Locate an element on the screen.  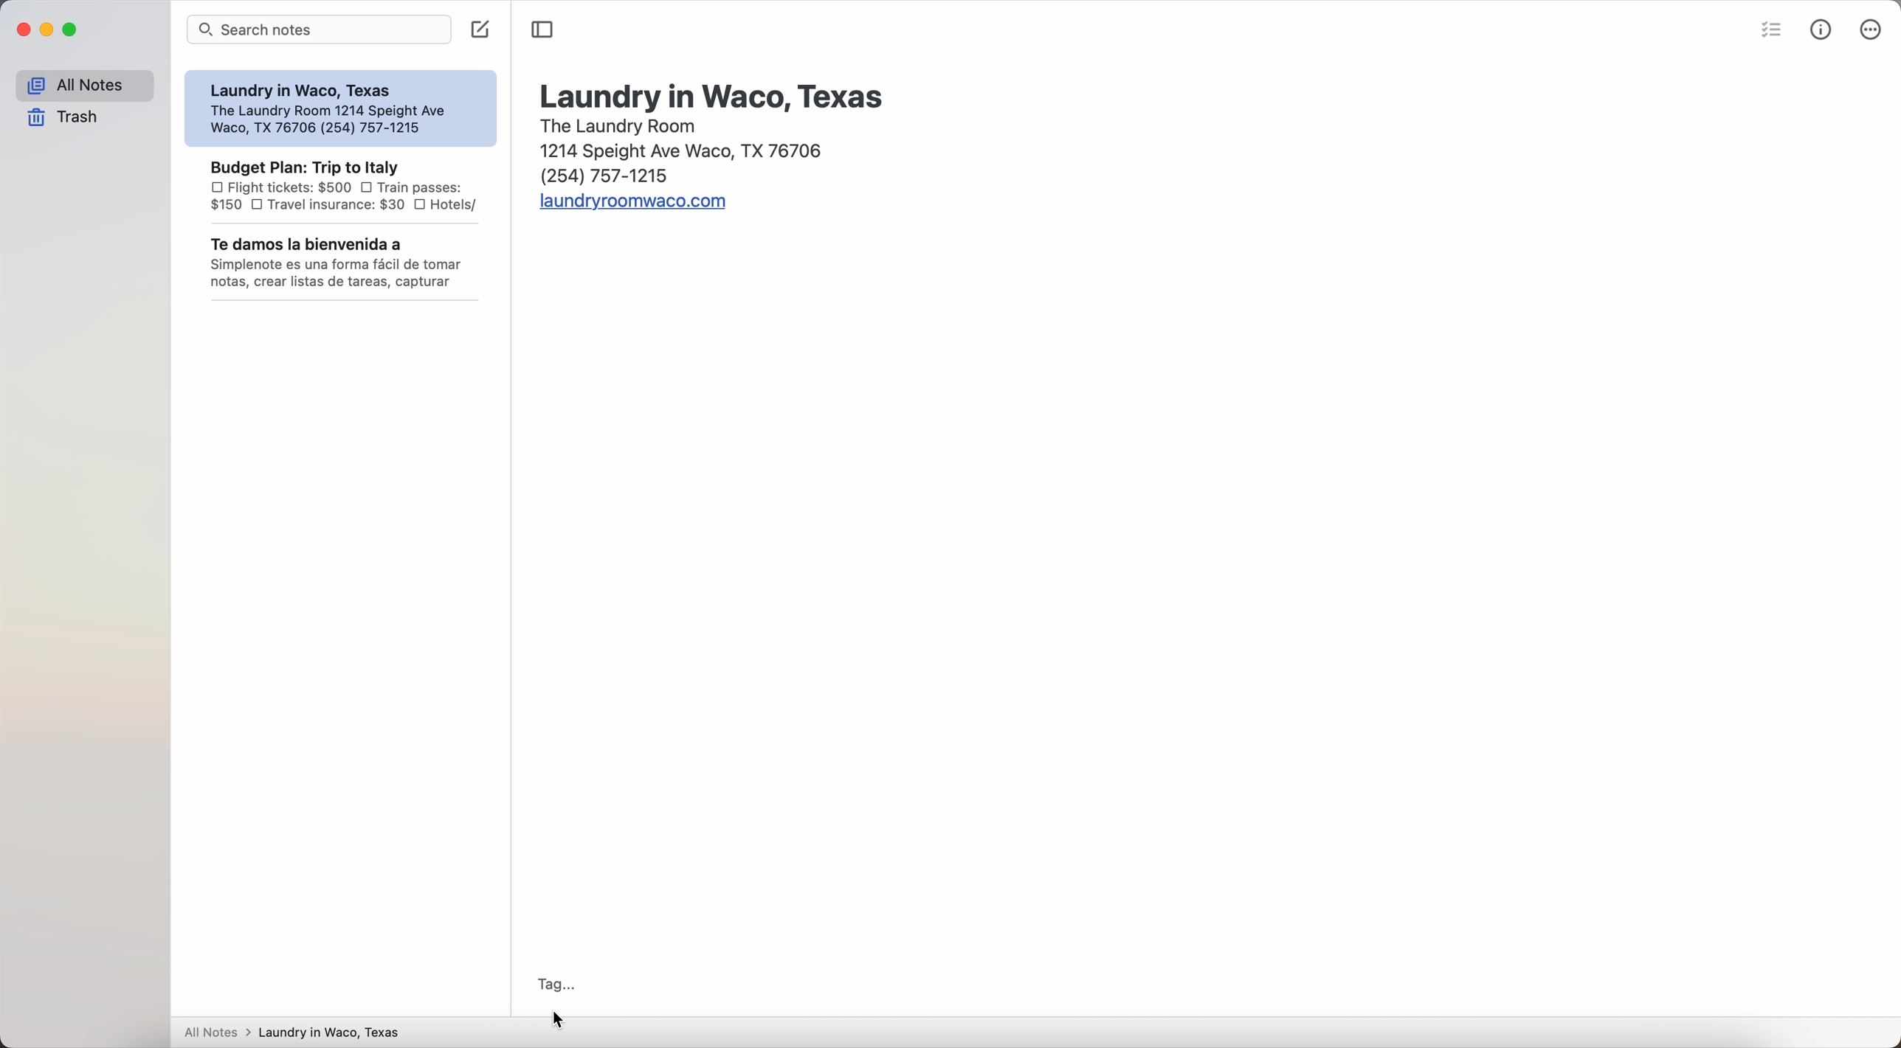
All notes is located at coordinates (84, 86).